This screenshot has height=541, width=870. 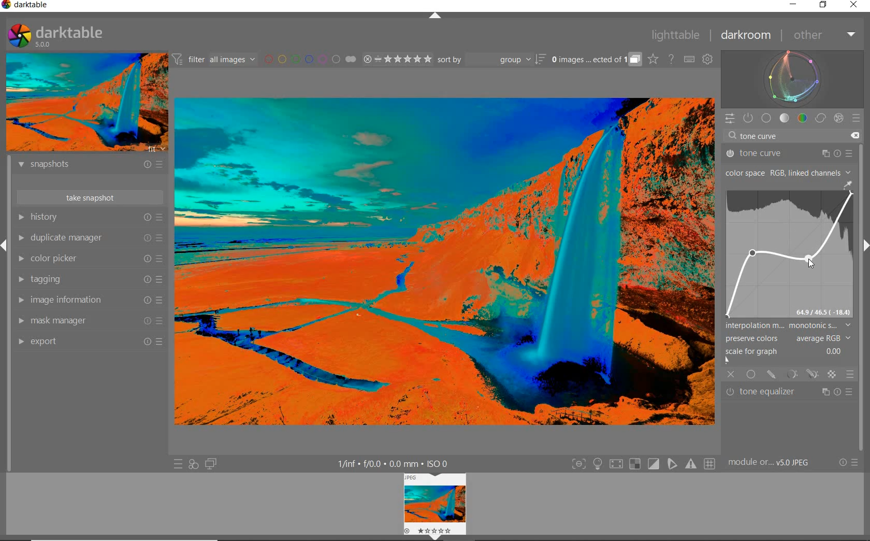 What do you see at coordinates (89, 259) in the screenshot?
I see `color picker` at bounding box center [89, 259].